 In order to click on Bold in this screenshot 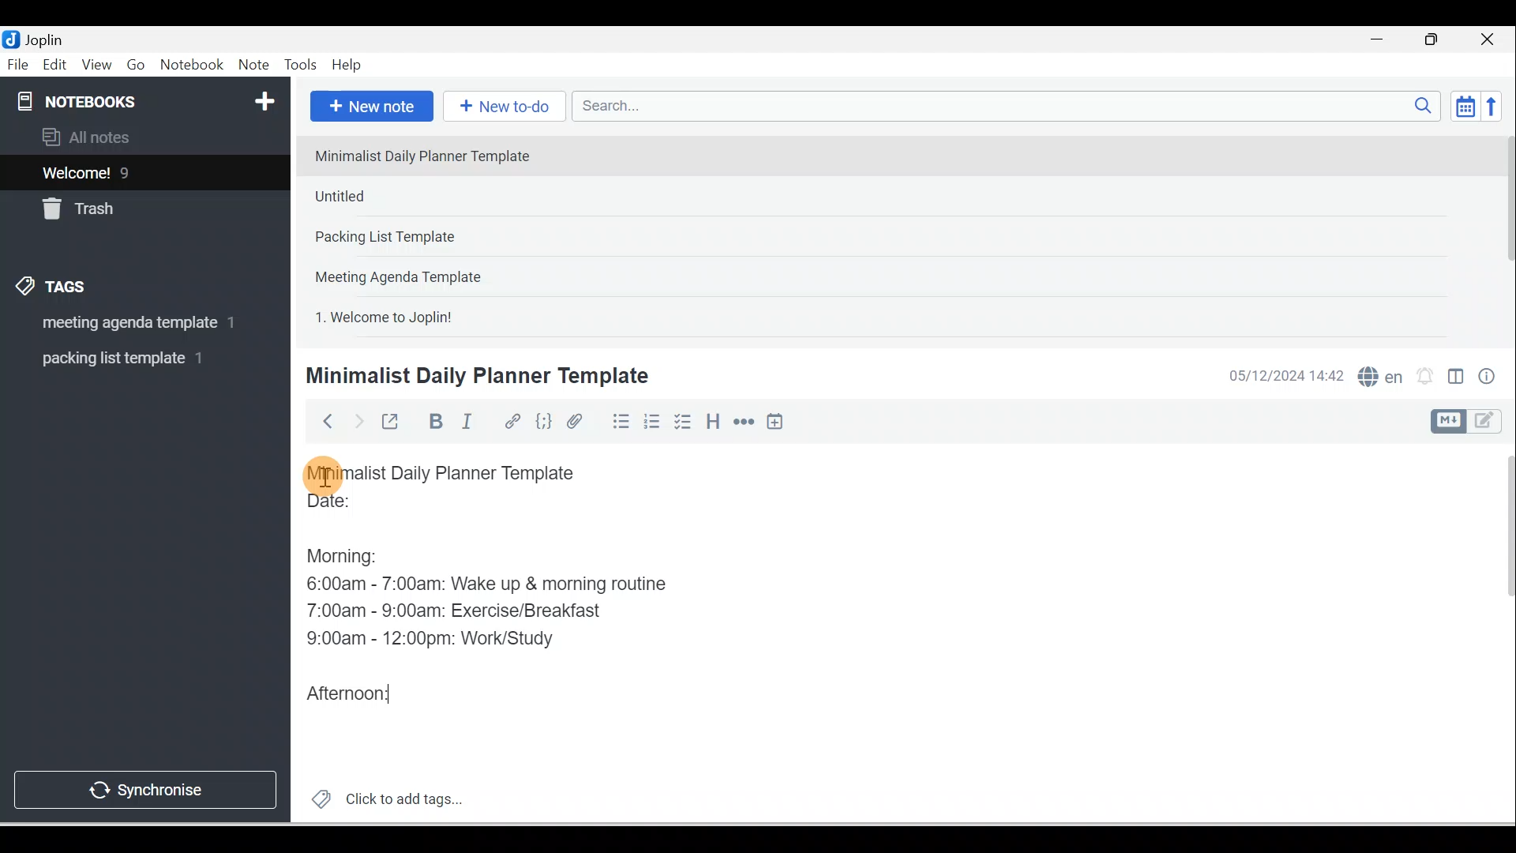, I will do `click(433, 422)`.